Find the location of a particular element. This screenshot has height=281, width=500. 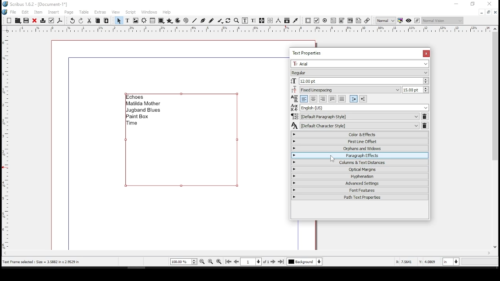

page is located at coordinates (70, 12).